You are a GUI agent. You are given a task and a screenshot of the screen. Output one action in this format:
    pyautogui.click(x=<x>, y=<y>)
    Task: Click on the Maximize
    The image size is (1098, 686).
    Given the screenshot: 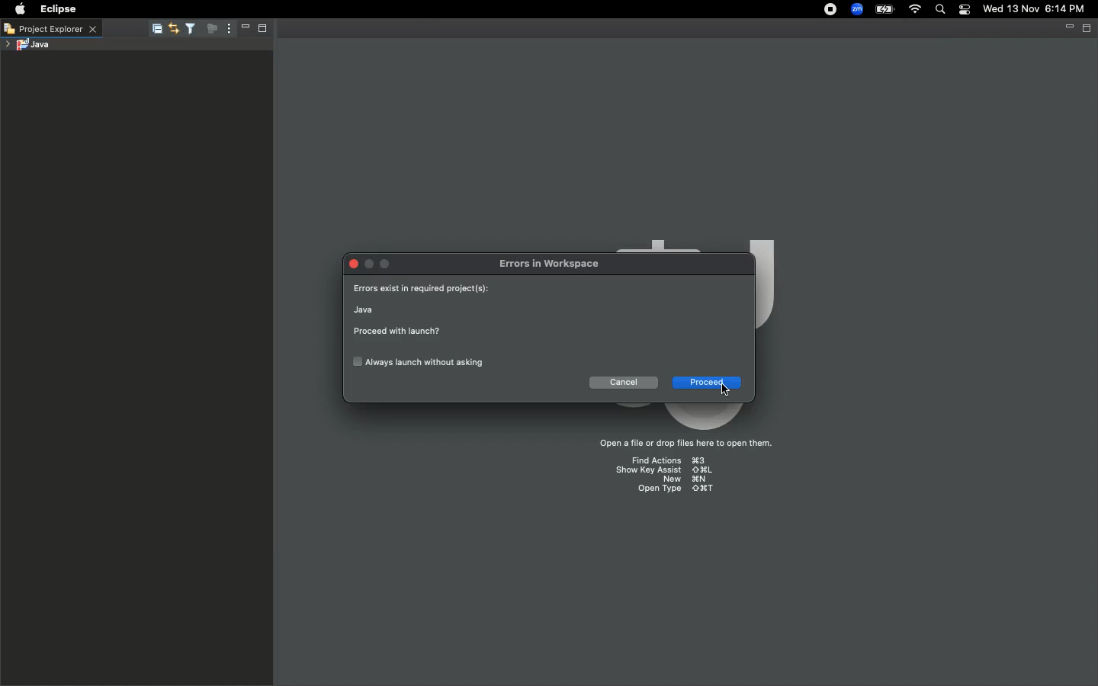 What is the action you would take?
    pyautogui.click(x=263, y=30)
    